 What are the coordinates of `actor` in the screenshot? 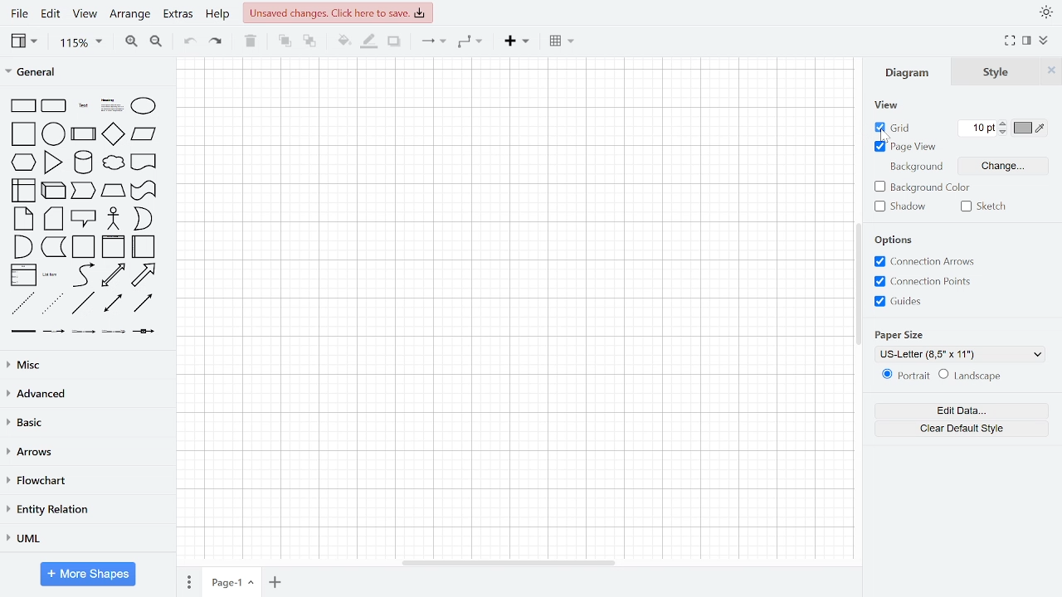 It's located at (115, 218).